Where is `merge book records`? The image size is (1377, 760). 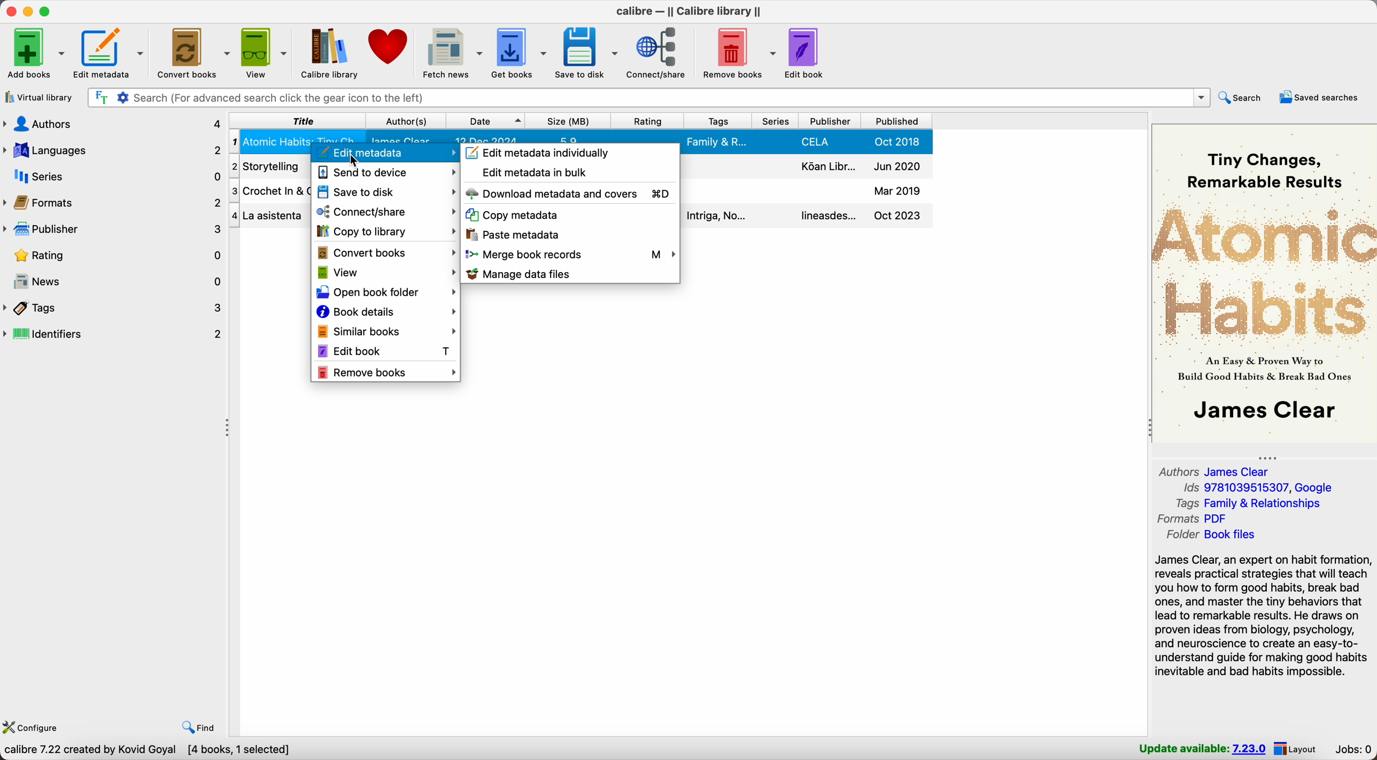 merge book records is located at coordinates (570, 253).